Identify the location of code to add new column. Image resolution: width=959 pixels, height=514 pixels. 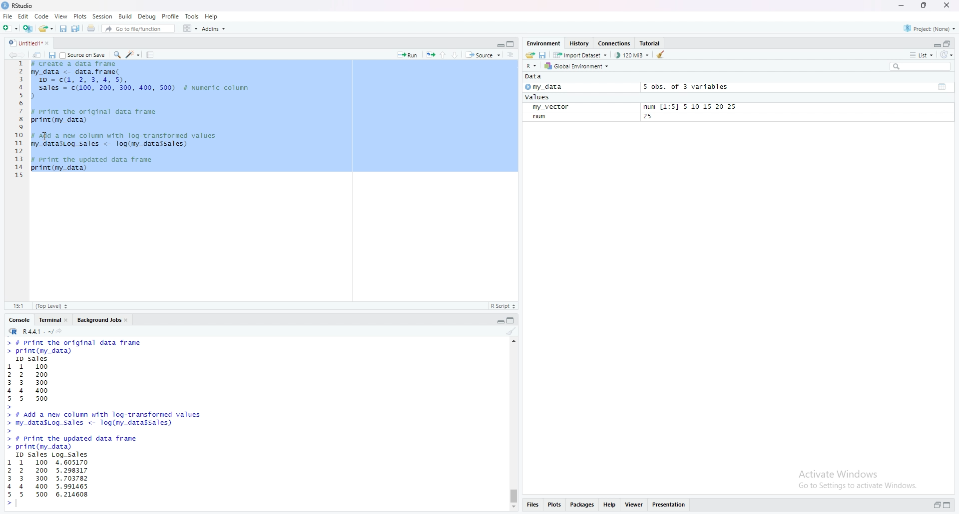
(116, 418).